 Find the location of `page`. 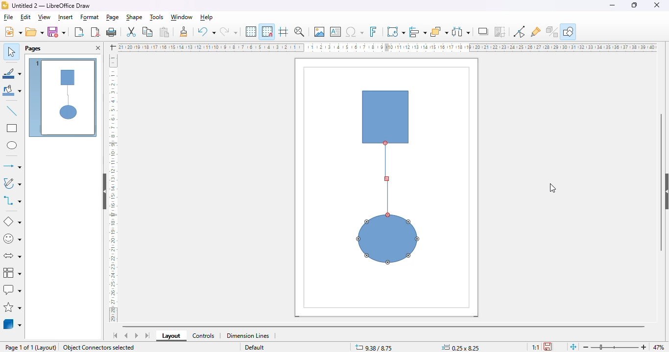

page is located at coordinates (113, 17).